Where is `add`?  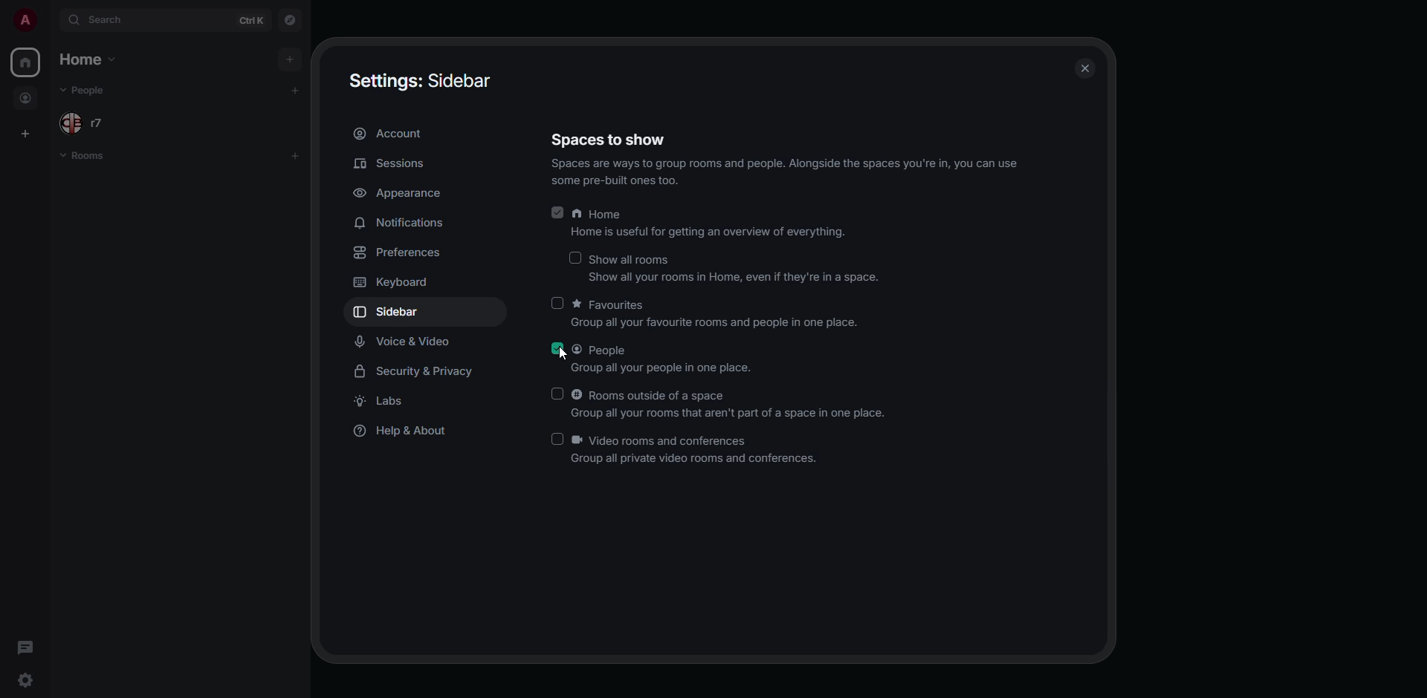
add is located at coordinates (292, 57).